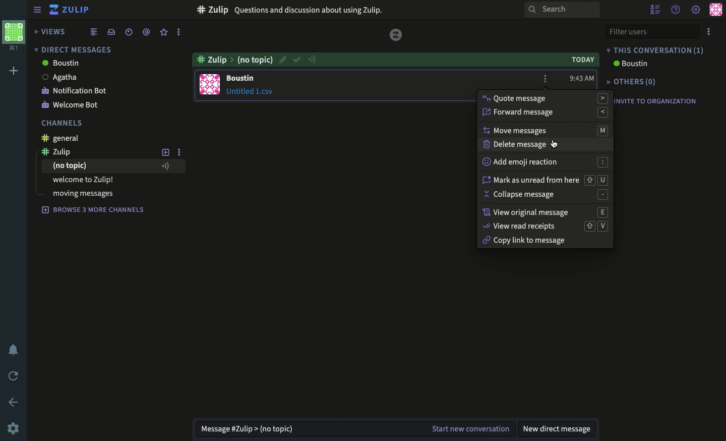 This screenshot has height=441, width=726. What do you see at coordinates (315, 60) in the screenshot?
I see `connection` at bounding box center [315, 60].